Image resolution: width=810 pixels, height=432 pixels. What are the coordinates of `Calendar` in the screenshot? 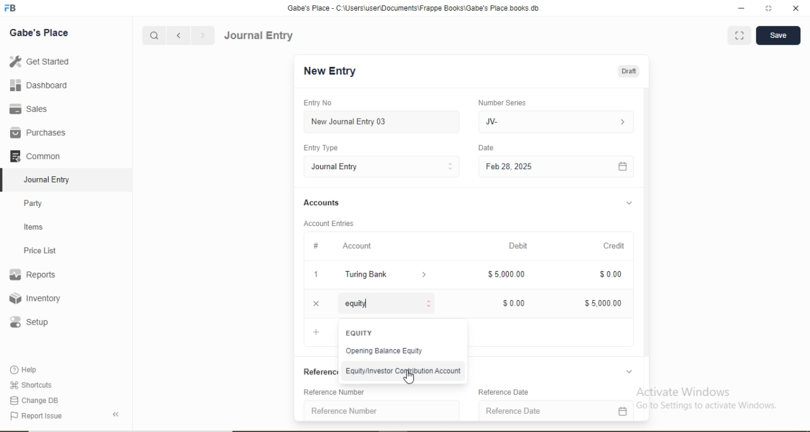 It's located at (622, 411).